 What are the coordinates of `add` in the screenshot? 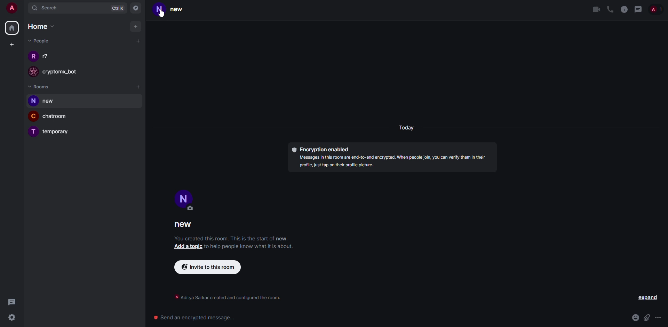 It's located at (139, 87).